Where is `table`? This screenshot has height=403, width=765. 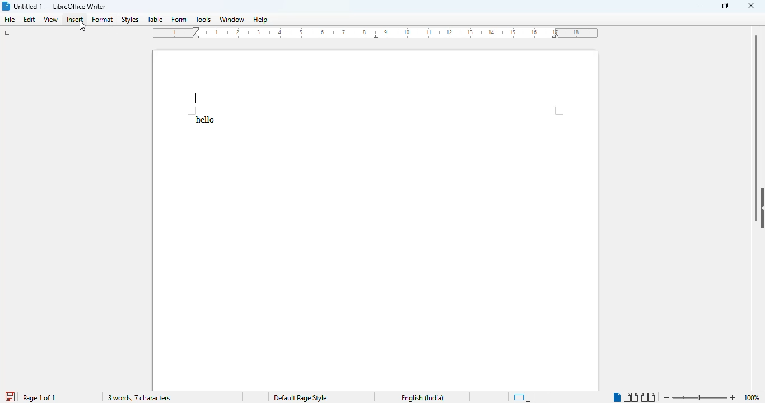
table is located at coordinates (155, 19).